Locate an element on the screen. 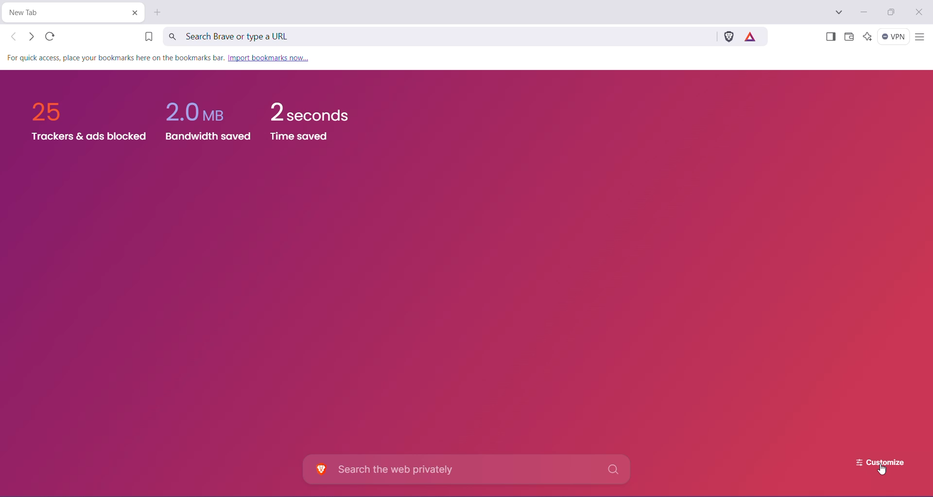  Search Brave or Type a URL is located at coordinates (438, 36).